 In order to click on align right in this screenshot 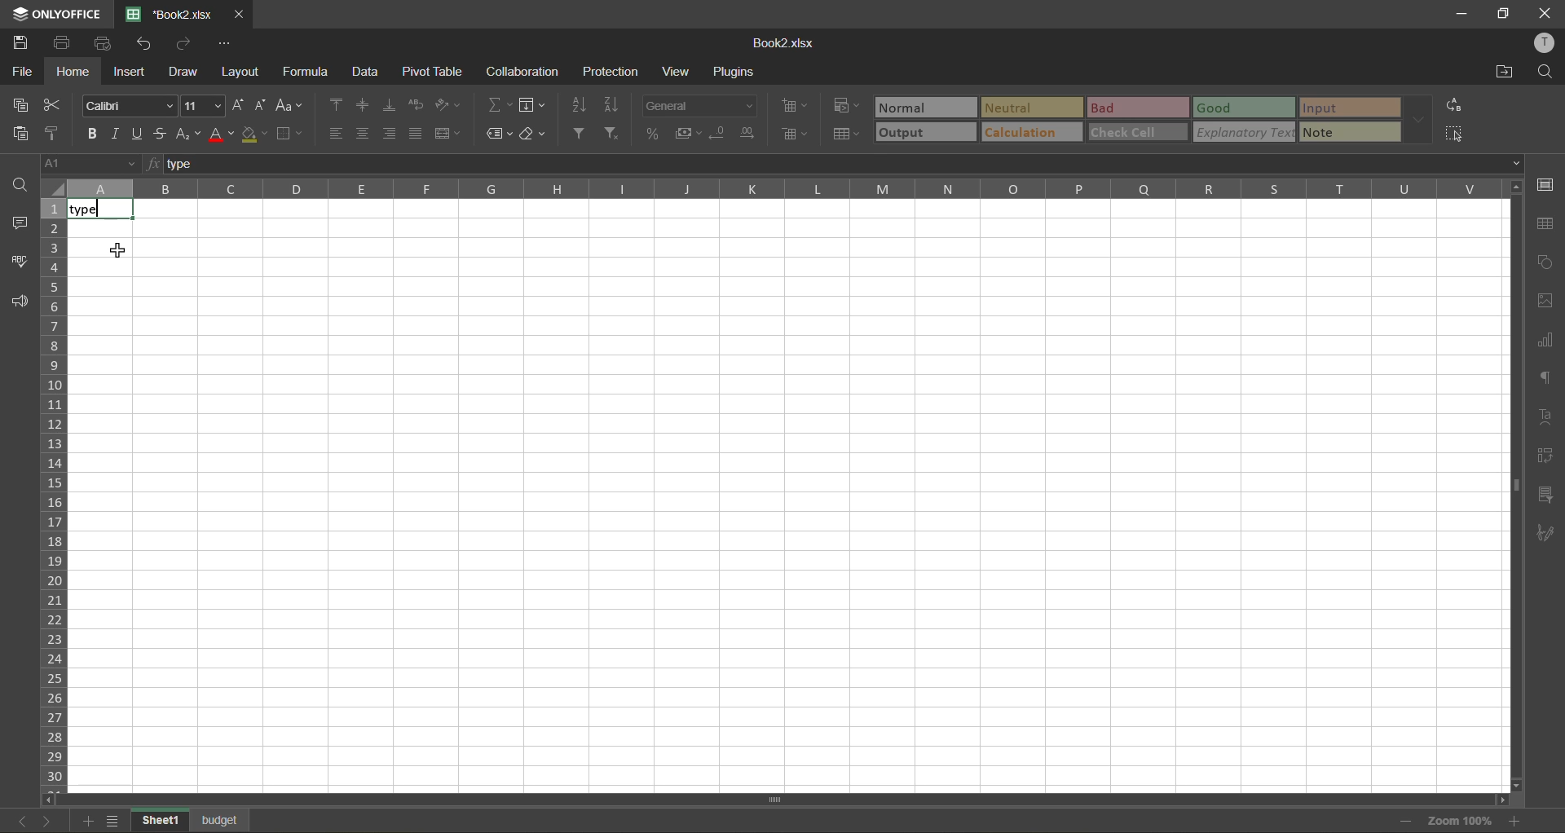, I will do `click(391, 131)`.